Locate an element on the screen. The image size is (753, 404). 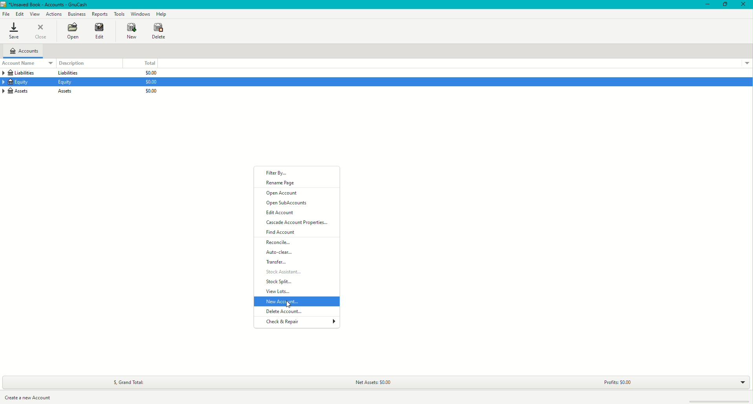
Check & Repair is located at coordinates (283, 322).